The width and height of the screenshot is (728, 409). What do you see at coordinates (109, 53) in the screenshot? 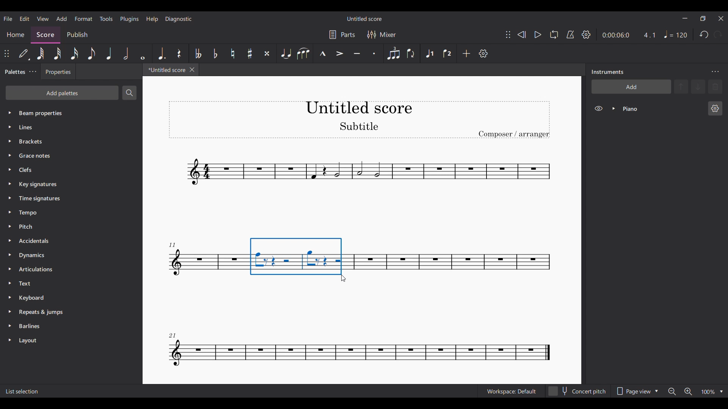
I see `Quarter note` at bounding box center [109, 53].